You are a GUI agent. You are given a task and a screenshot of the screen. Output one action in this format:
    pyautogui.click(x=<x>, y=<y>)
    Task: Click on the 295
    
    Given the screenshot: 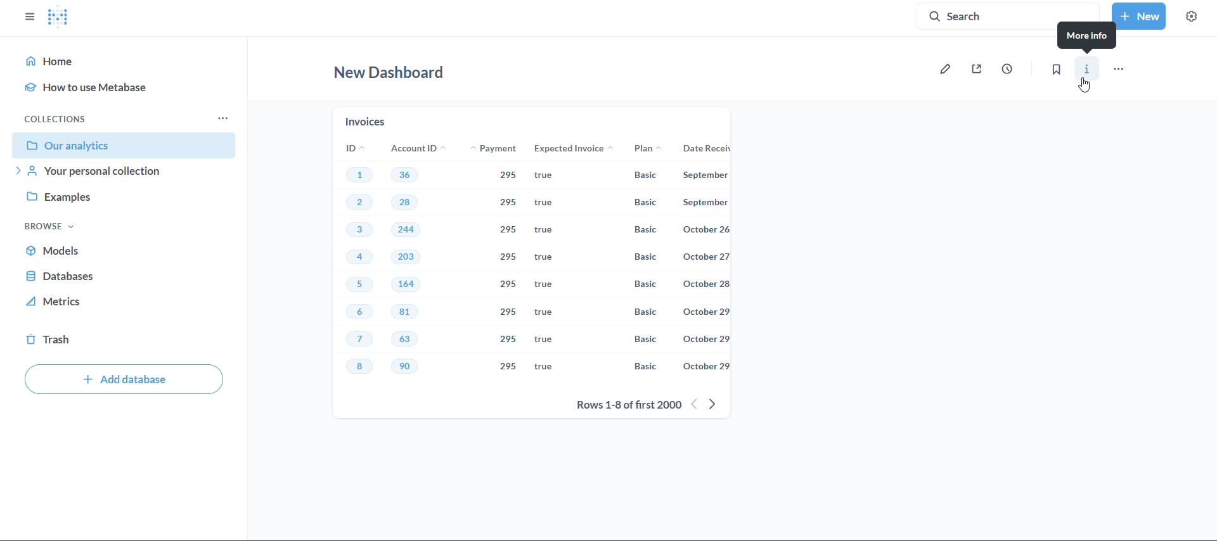 What is the action you would take?
    pyautogui.click(x=512, y=284)
    